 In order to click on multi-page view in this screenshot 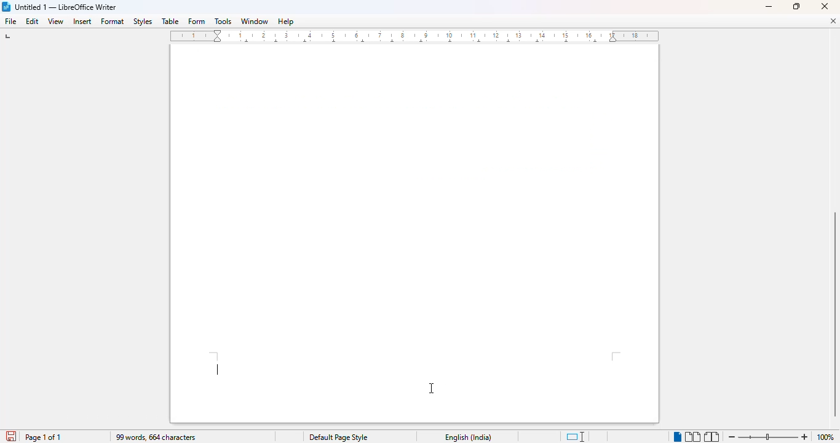, I will do `click(692, 437)`.